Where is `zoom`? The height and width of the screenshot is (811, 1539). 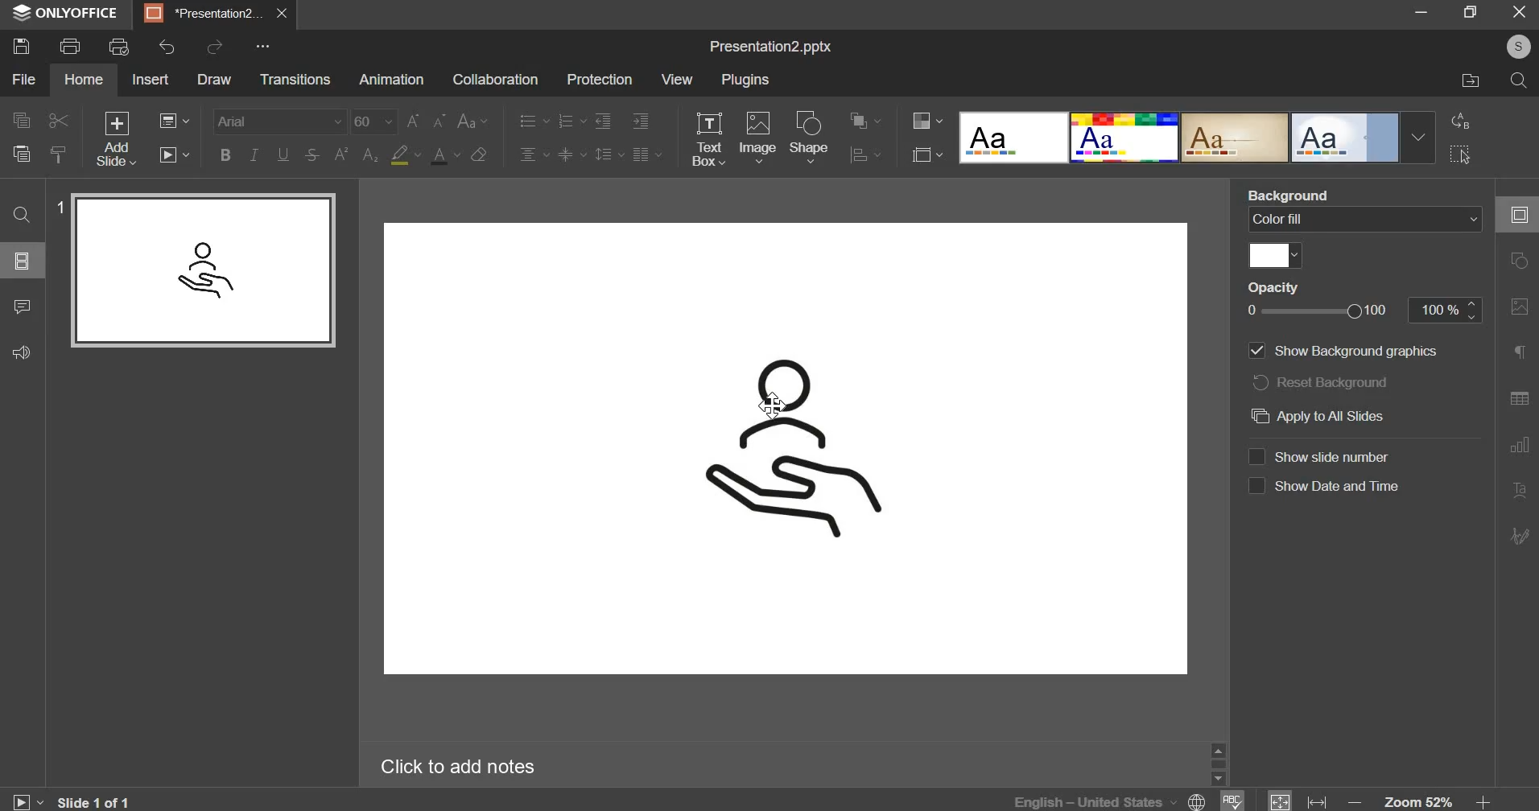 zoom is located at coordinates (1422, 799).